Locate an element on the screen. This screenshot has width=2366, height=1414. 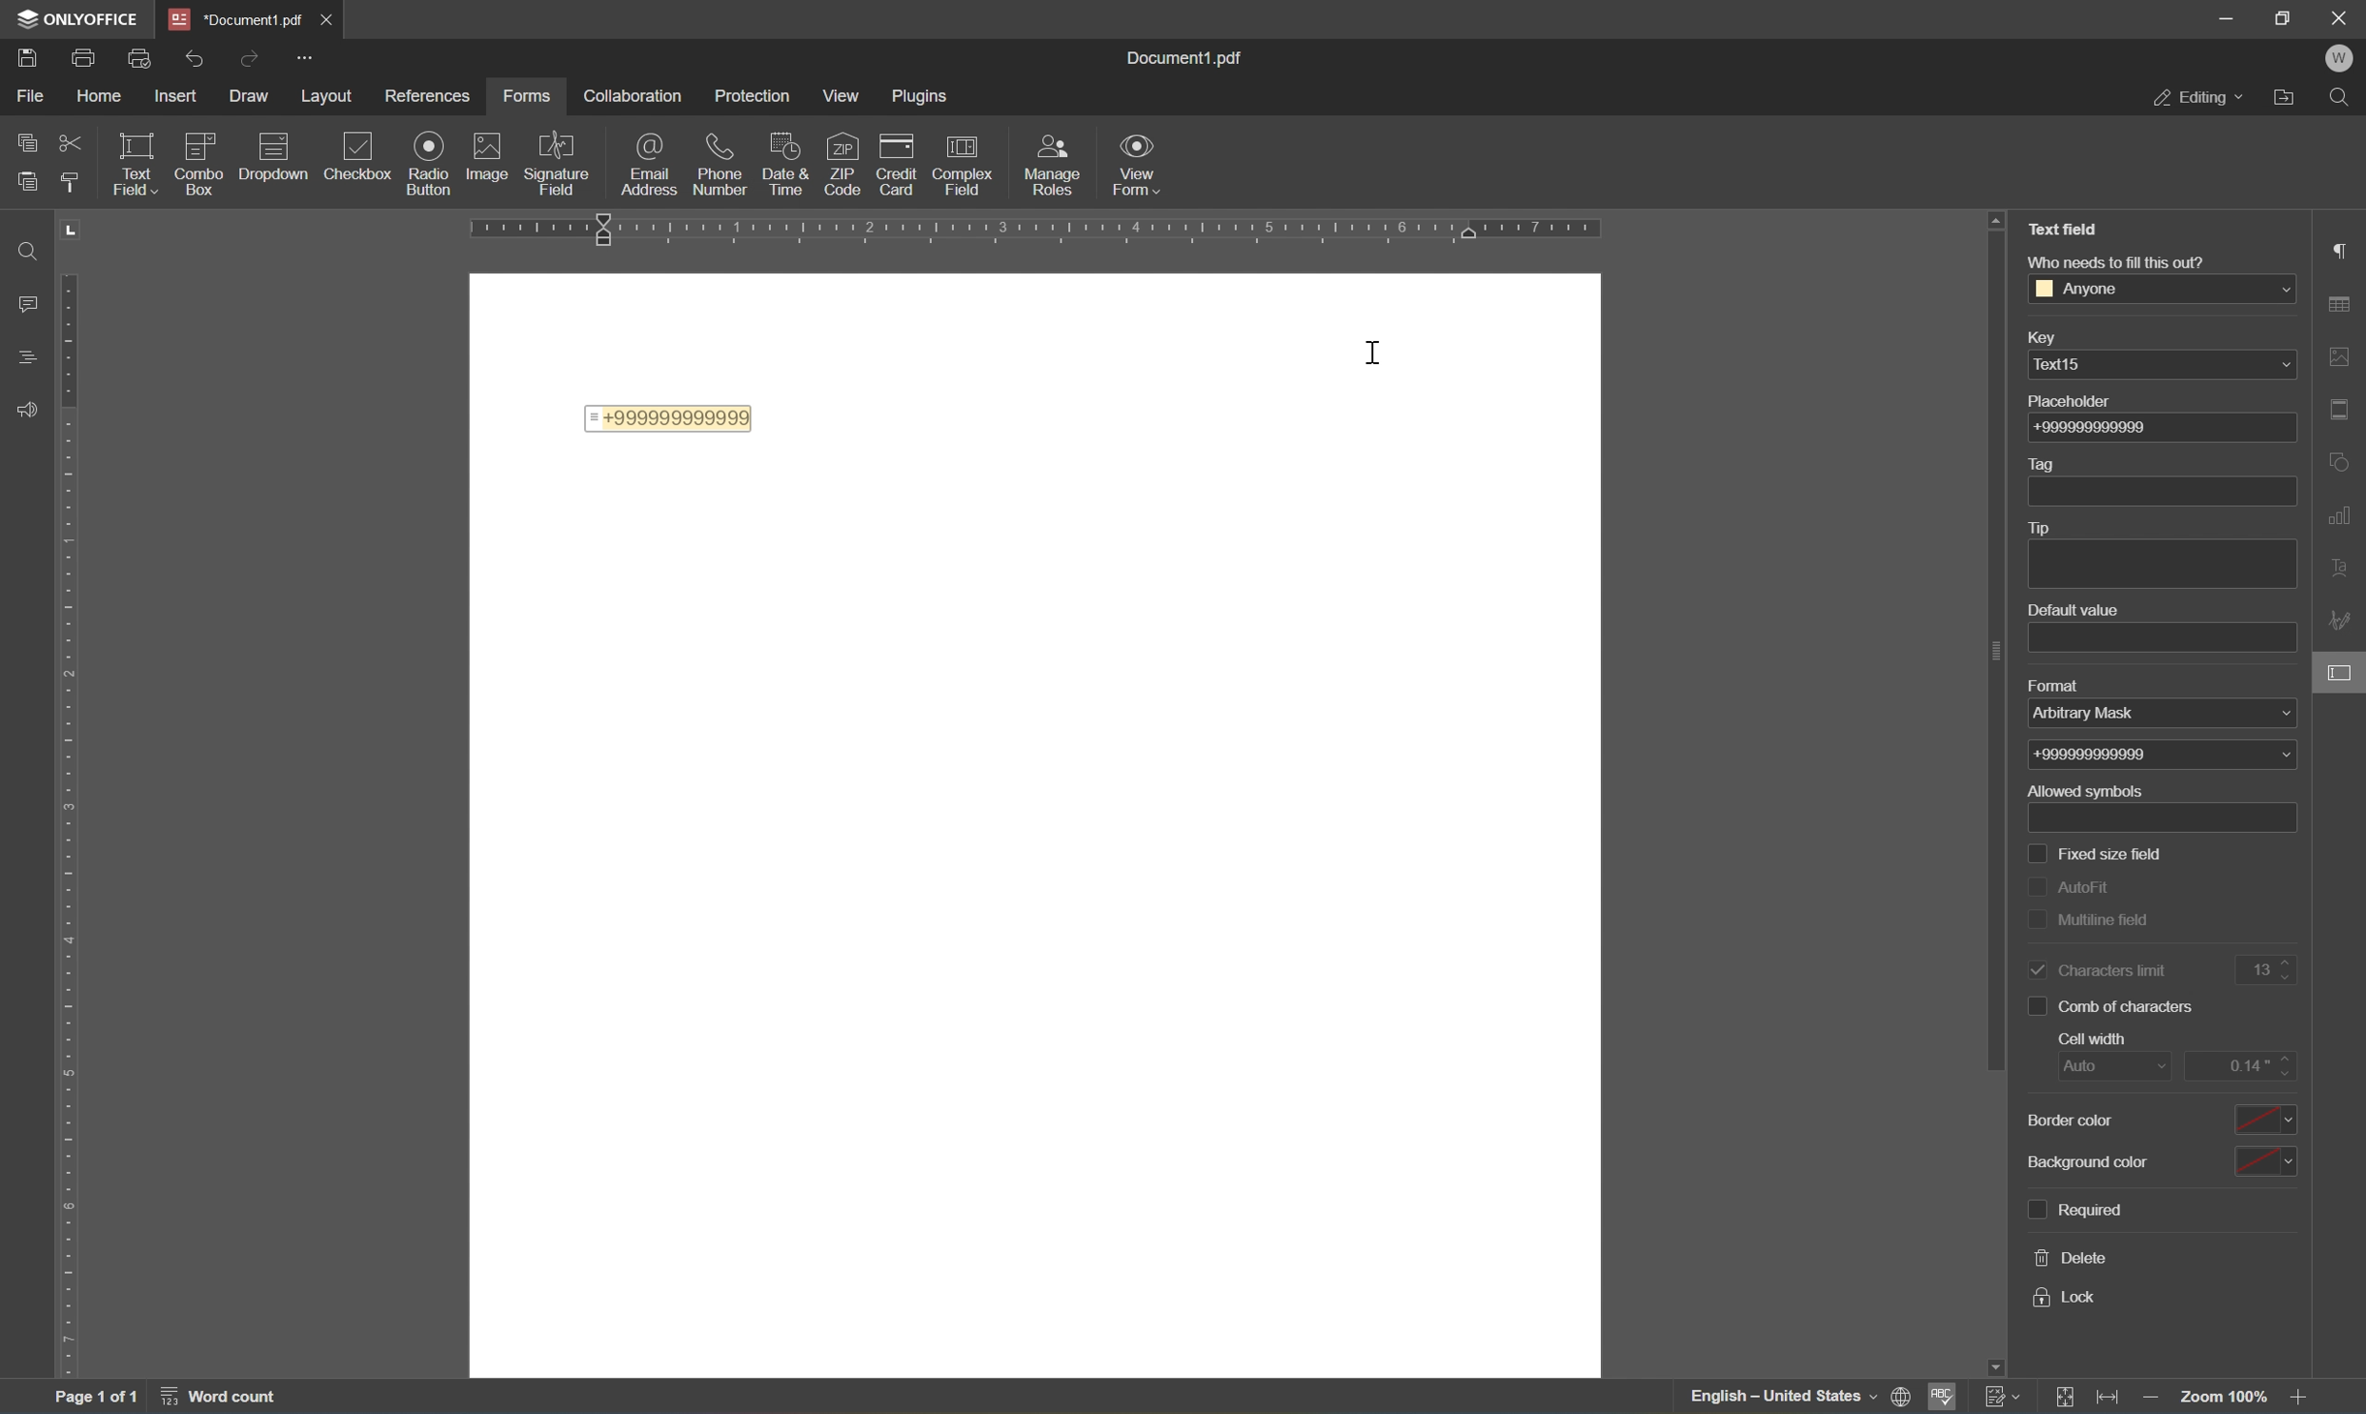
cell width is located at coordinates (2087, 1040).